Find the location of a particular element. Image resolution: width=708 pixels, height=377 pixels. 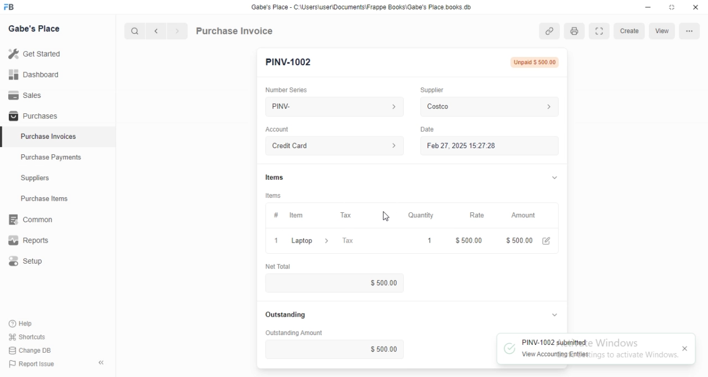

Open print view is located at coordinates (574, 31).